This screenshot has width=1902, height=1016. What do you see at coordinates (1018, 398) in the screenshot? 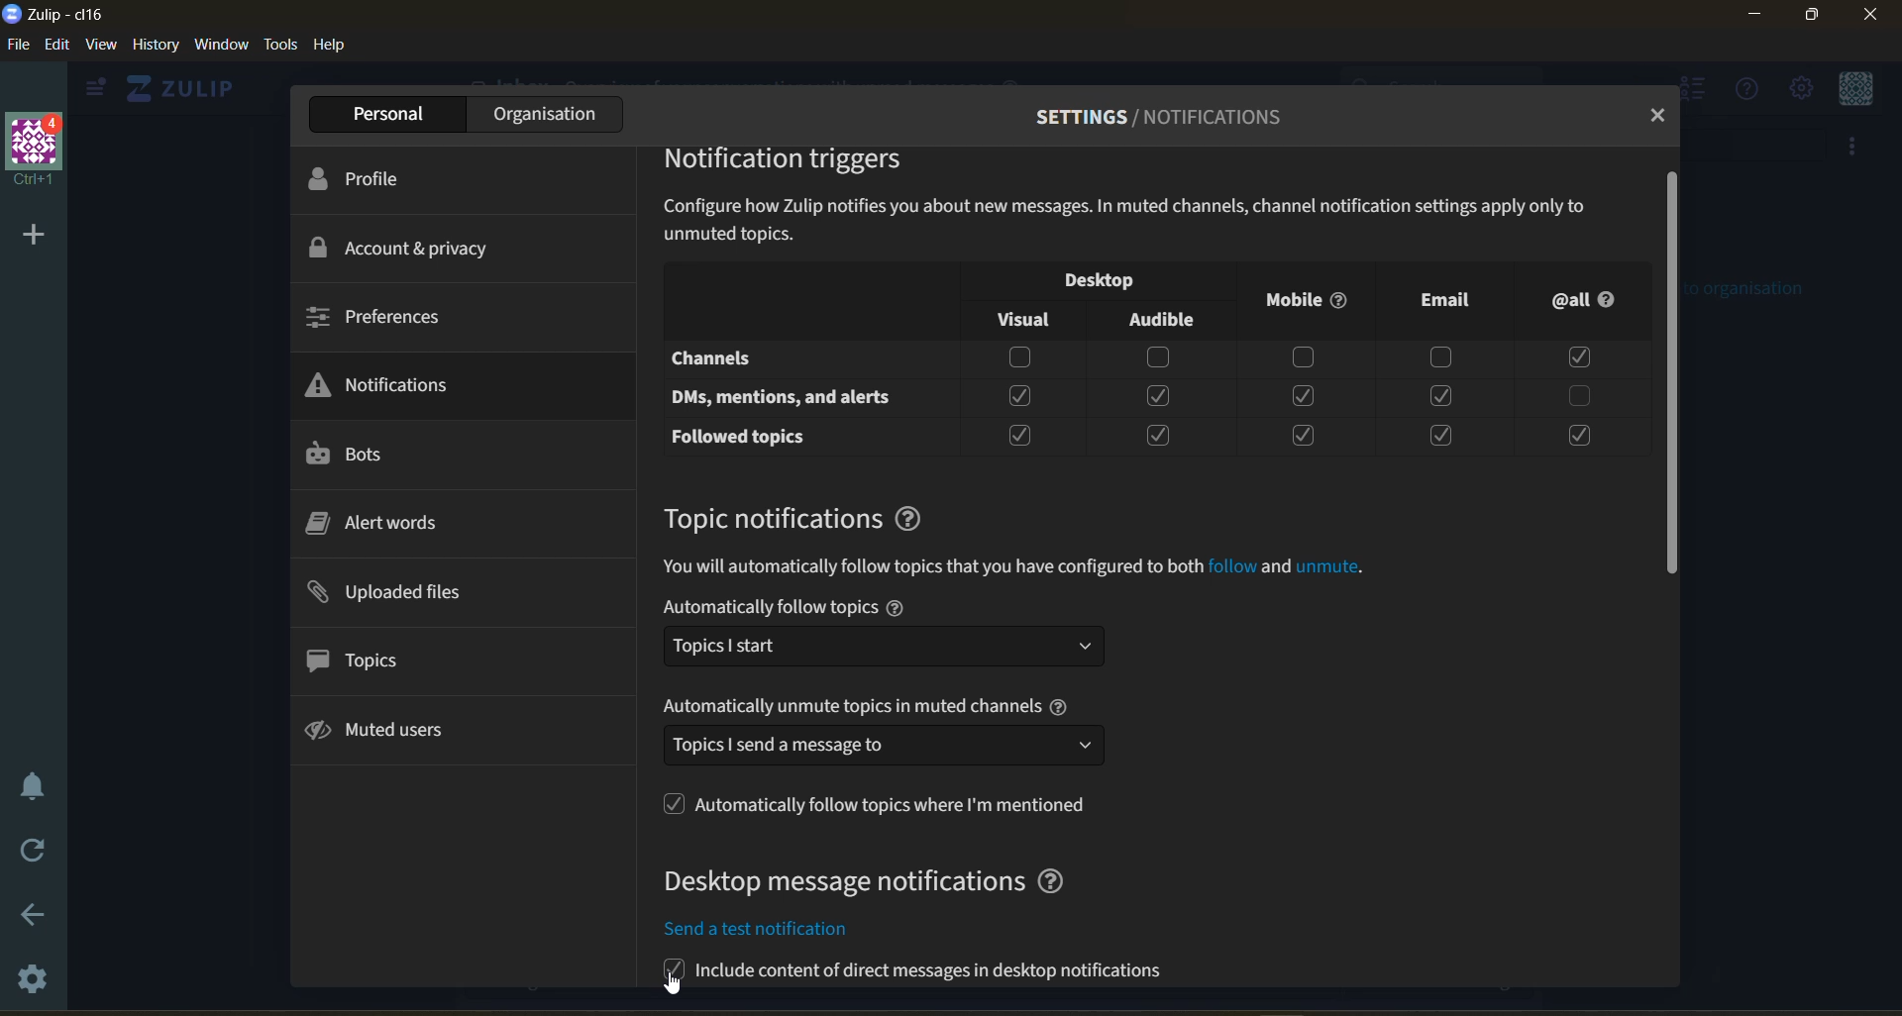
I see `Checkbox` at bounding box center [1018, 398].